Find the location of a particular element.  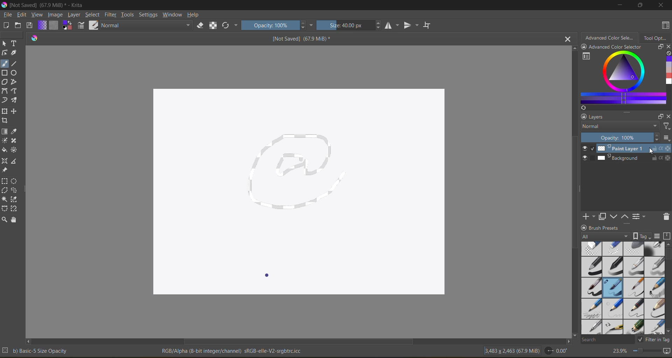

size is located at coordinates (345, 25).